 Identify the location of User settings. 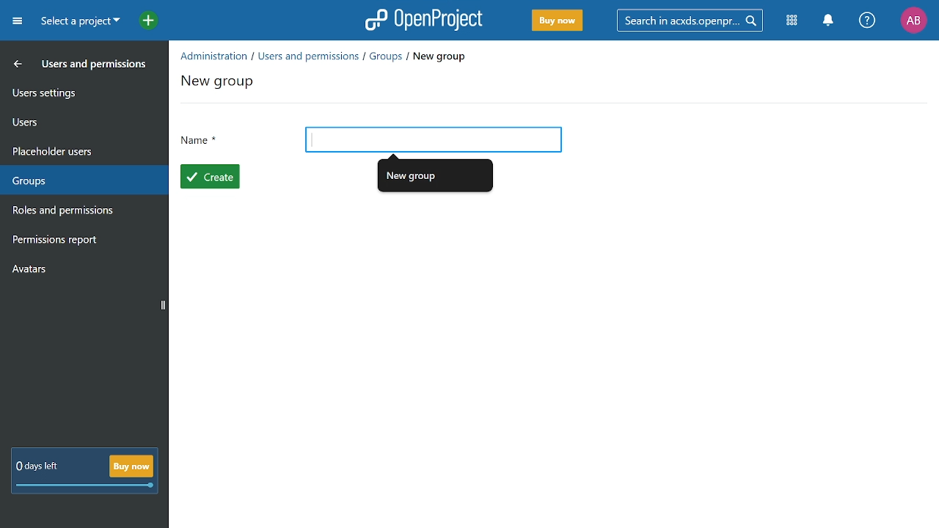
(76, 92).